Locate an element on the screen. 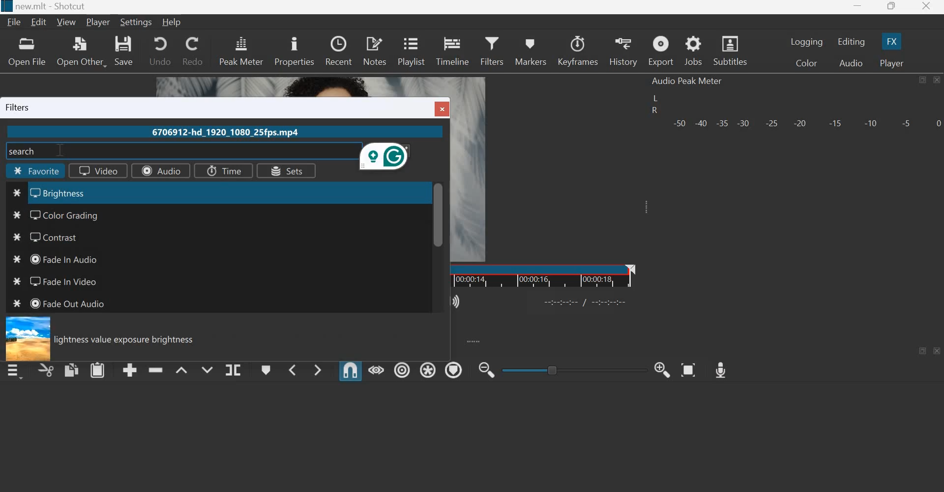 The height and width of the screenshot is (492, 944). Color is located at coordinates (808, 64).